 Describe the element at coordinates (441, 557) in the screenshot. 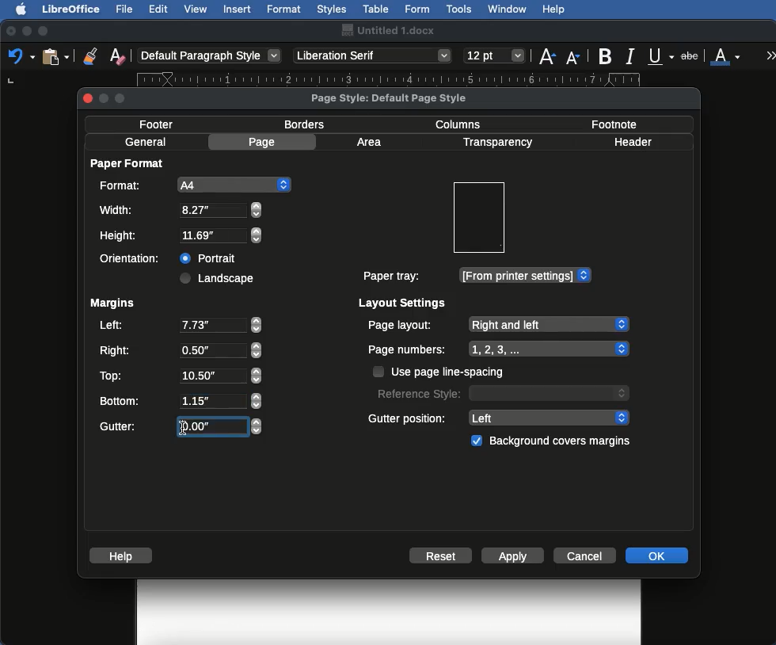

I see `Reset` at that location.